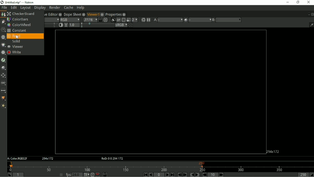  What do you see at coordinates (77, 174) in the screenshot?
I see `24` at bounding box center [77, 174].